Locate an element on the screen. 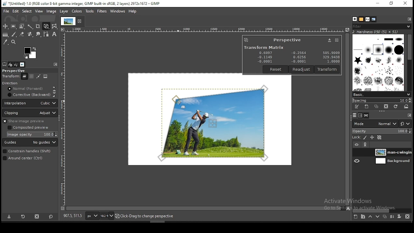 The width and height of the screenshot is (414, 233). *[untitled]-1.0(rgb color 8-bit gamma integer, gimp built-in sRGB, 2 layers) 2972x1672 - gimp is located at coordinates (81, 4).